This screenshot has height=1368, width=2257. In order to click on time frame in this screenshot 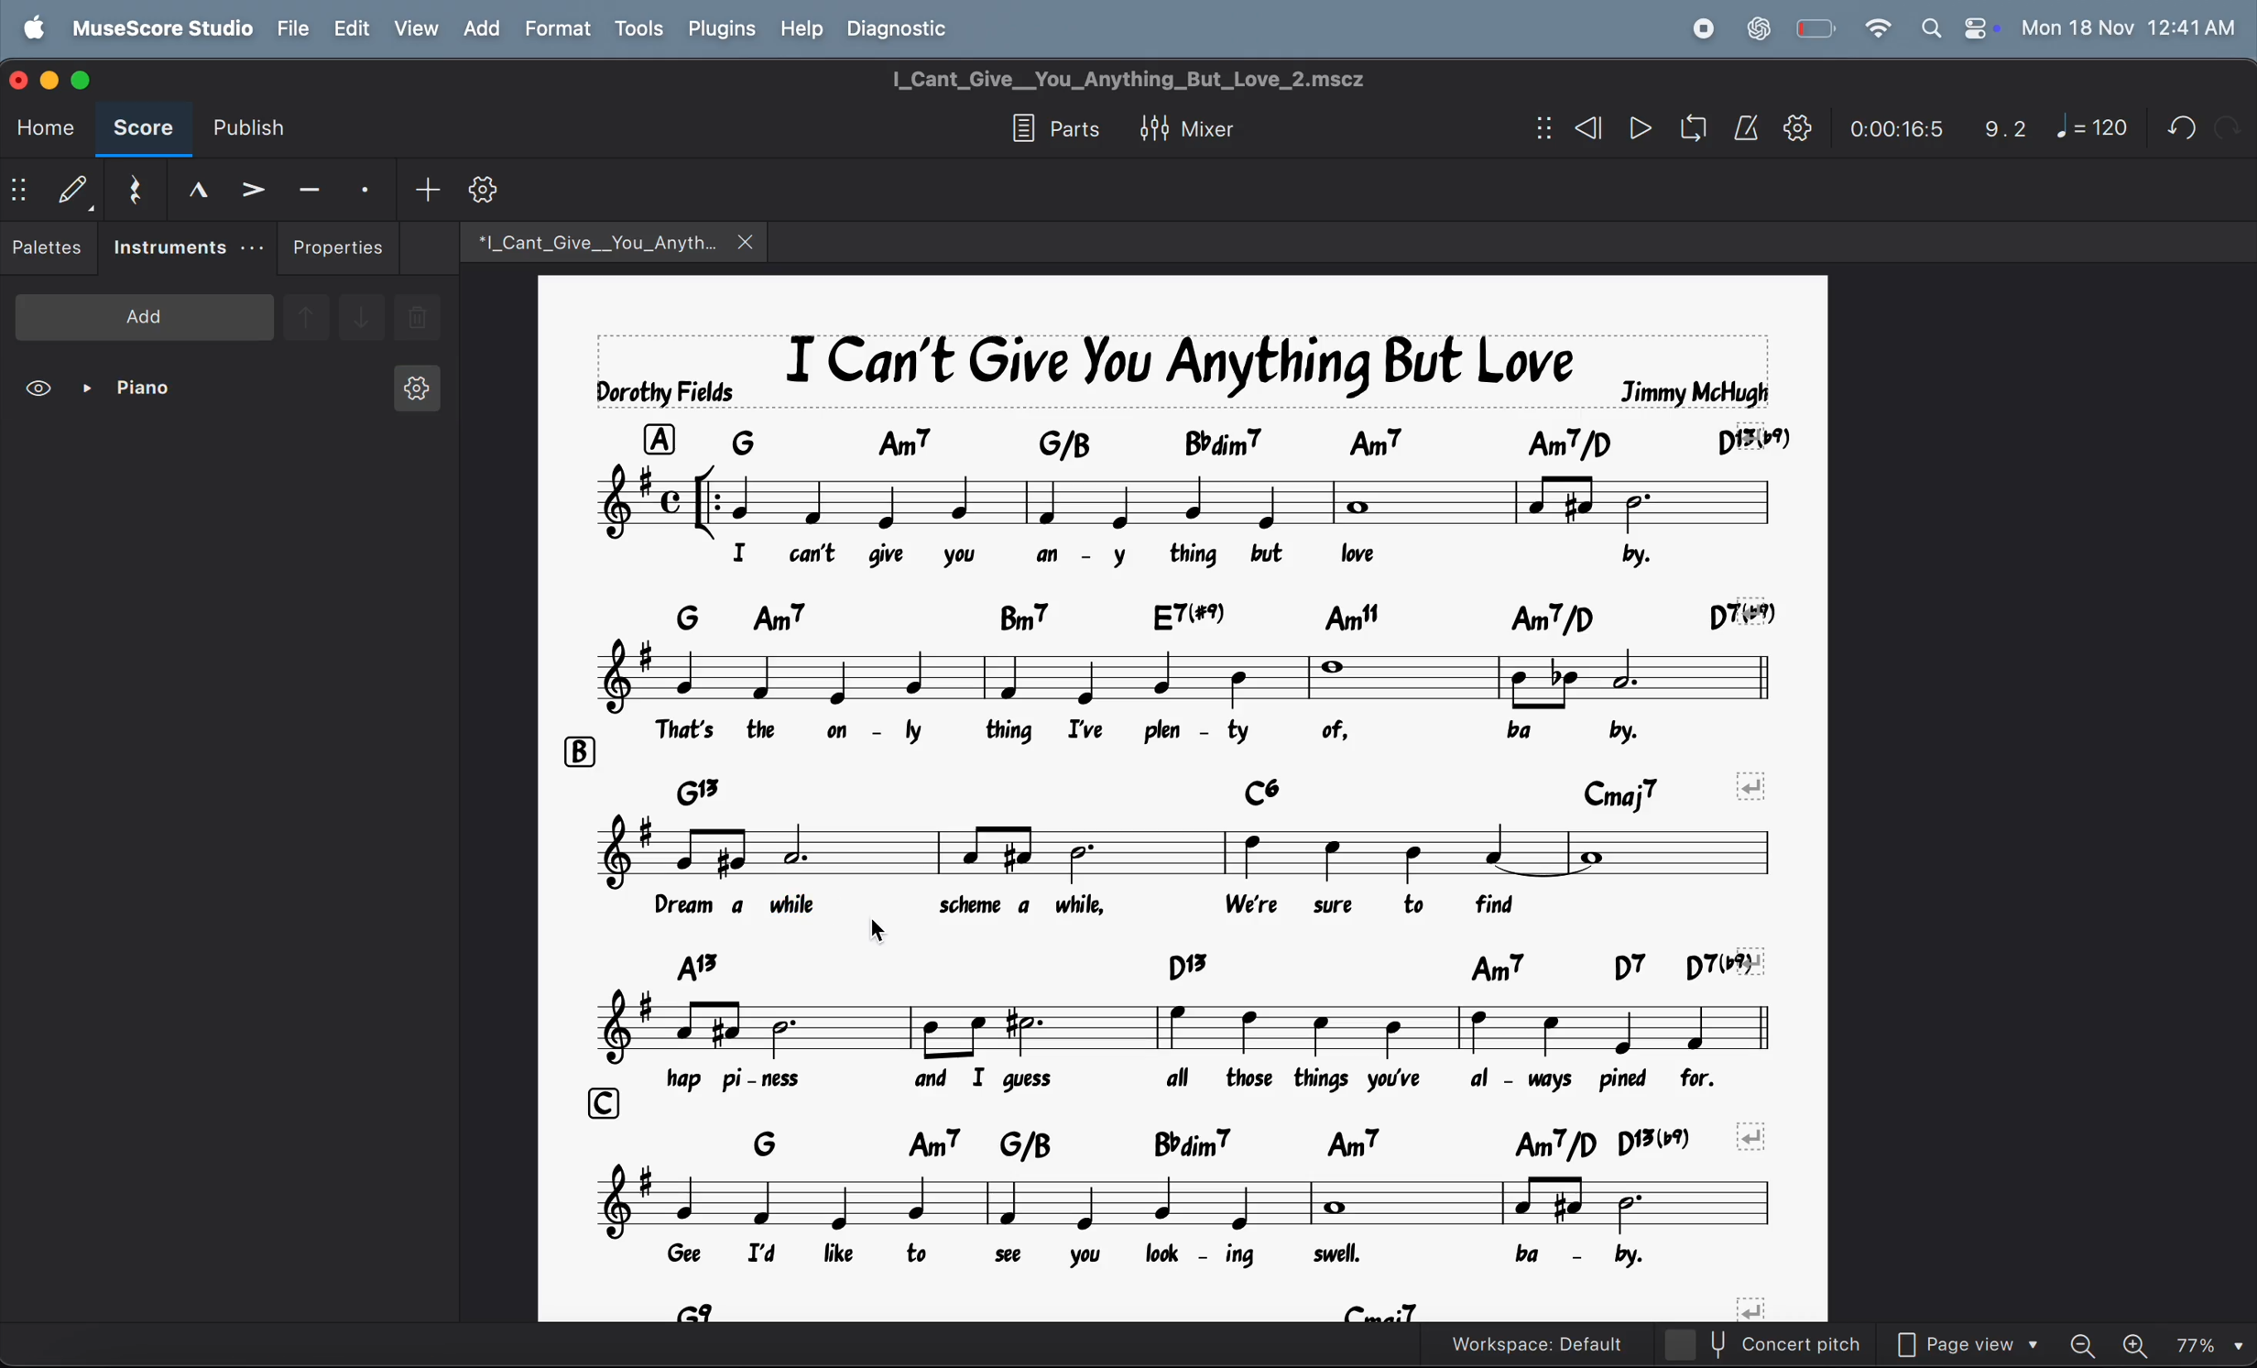, I will do `click(1888, 131)`.